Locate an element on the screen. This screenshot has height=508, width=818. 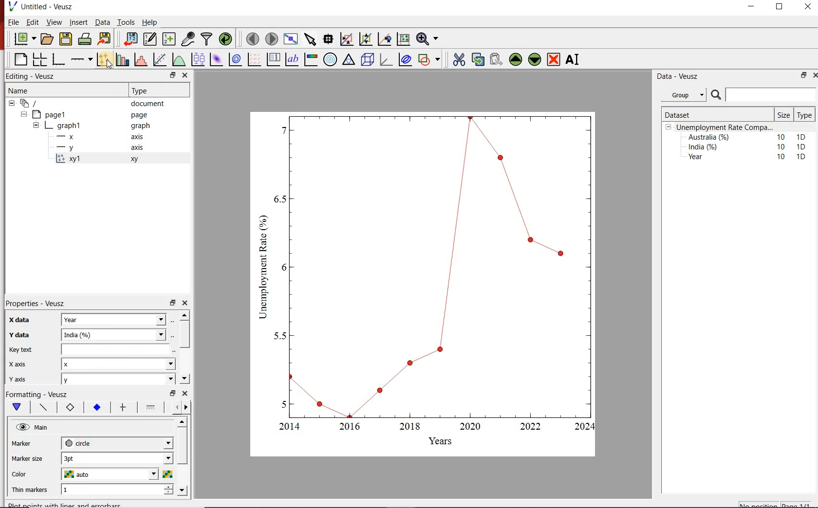
open document is located at coordinates (48, 39).